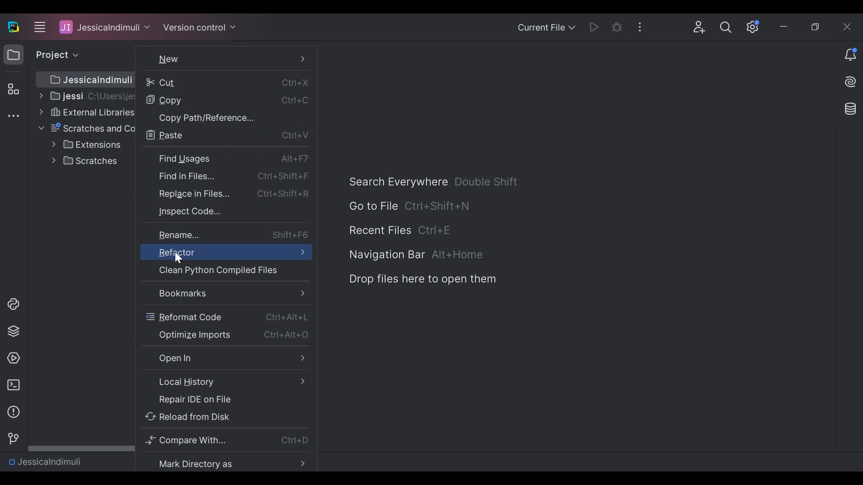 This screenshot has height=485, width=863. Describe the element at coordinates (85, 79) in the screenshot. I see `Project Path` at that location.